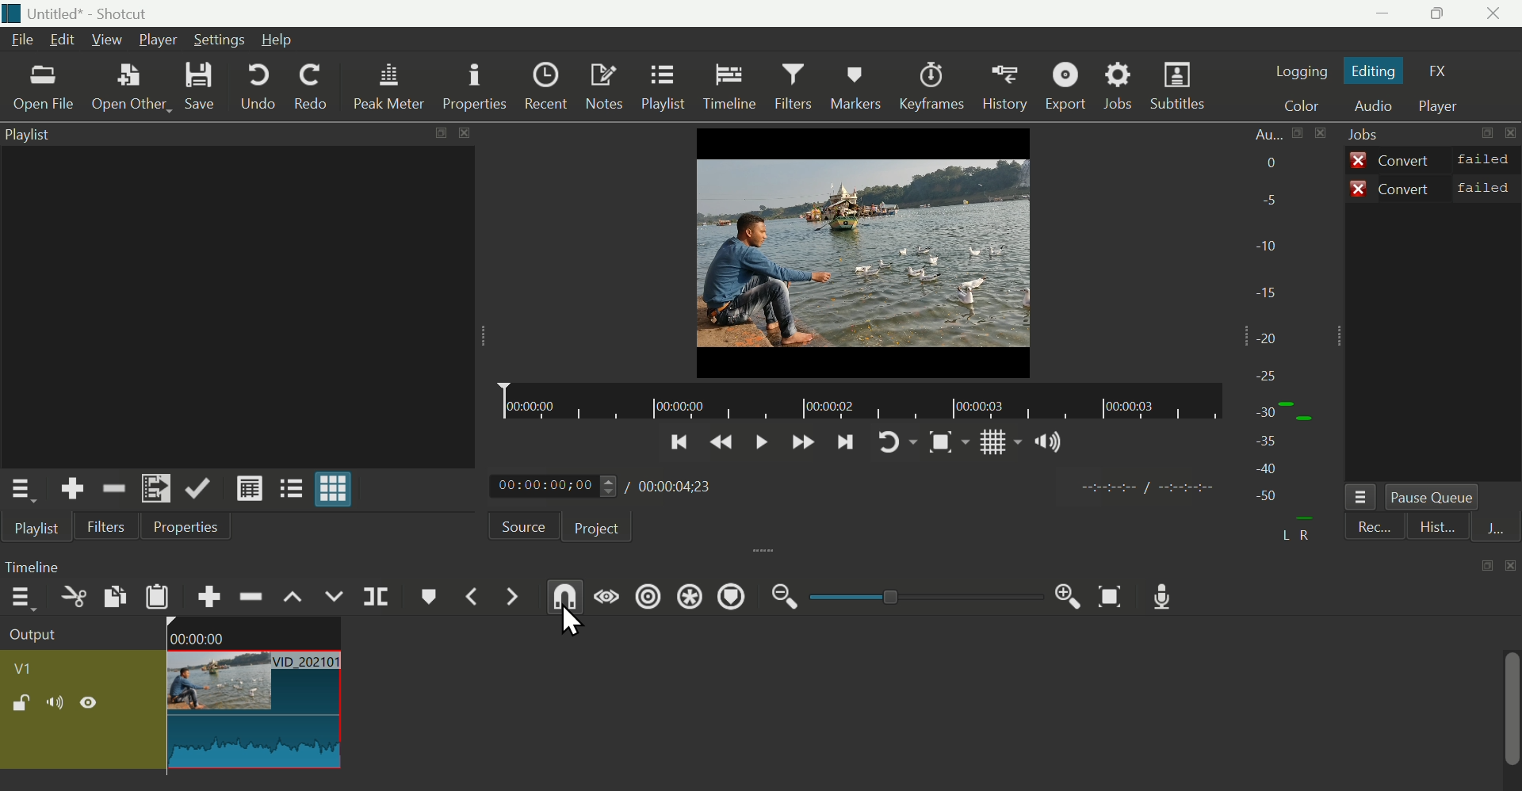  What do you see at coordinates (569, 624) in the screenshot?
I see `cursor` at bounding box center [569, 624].